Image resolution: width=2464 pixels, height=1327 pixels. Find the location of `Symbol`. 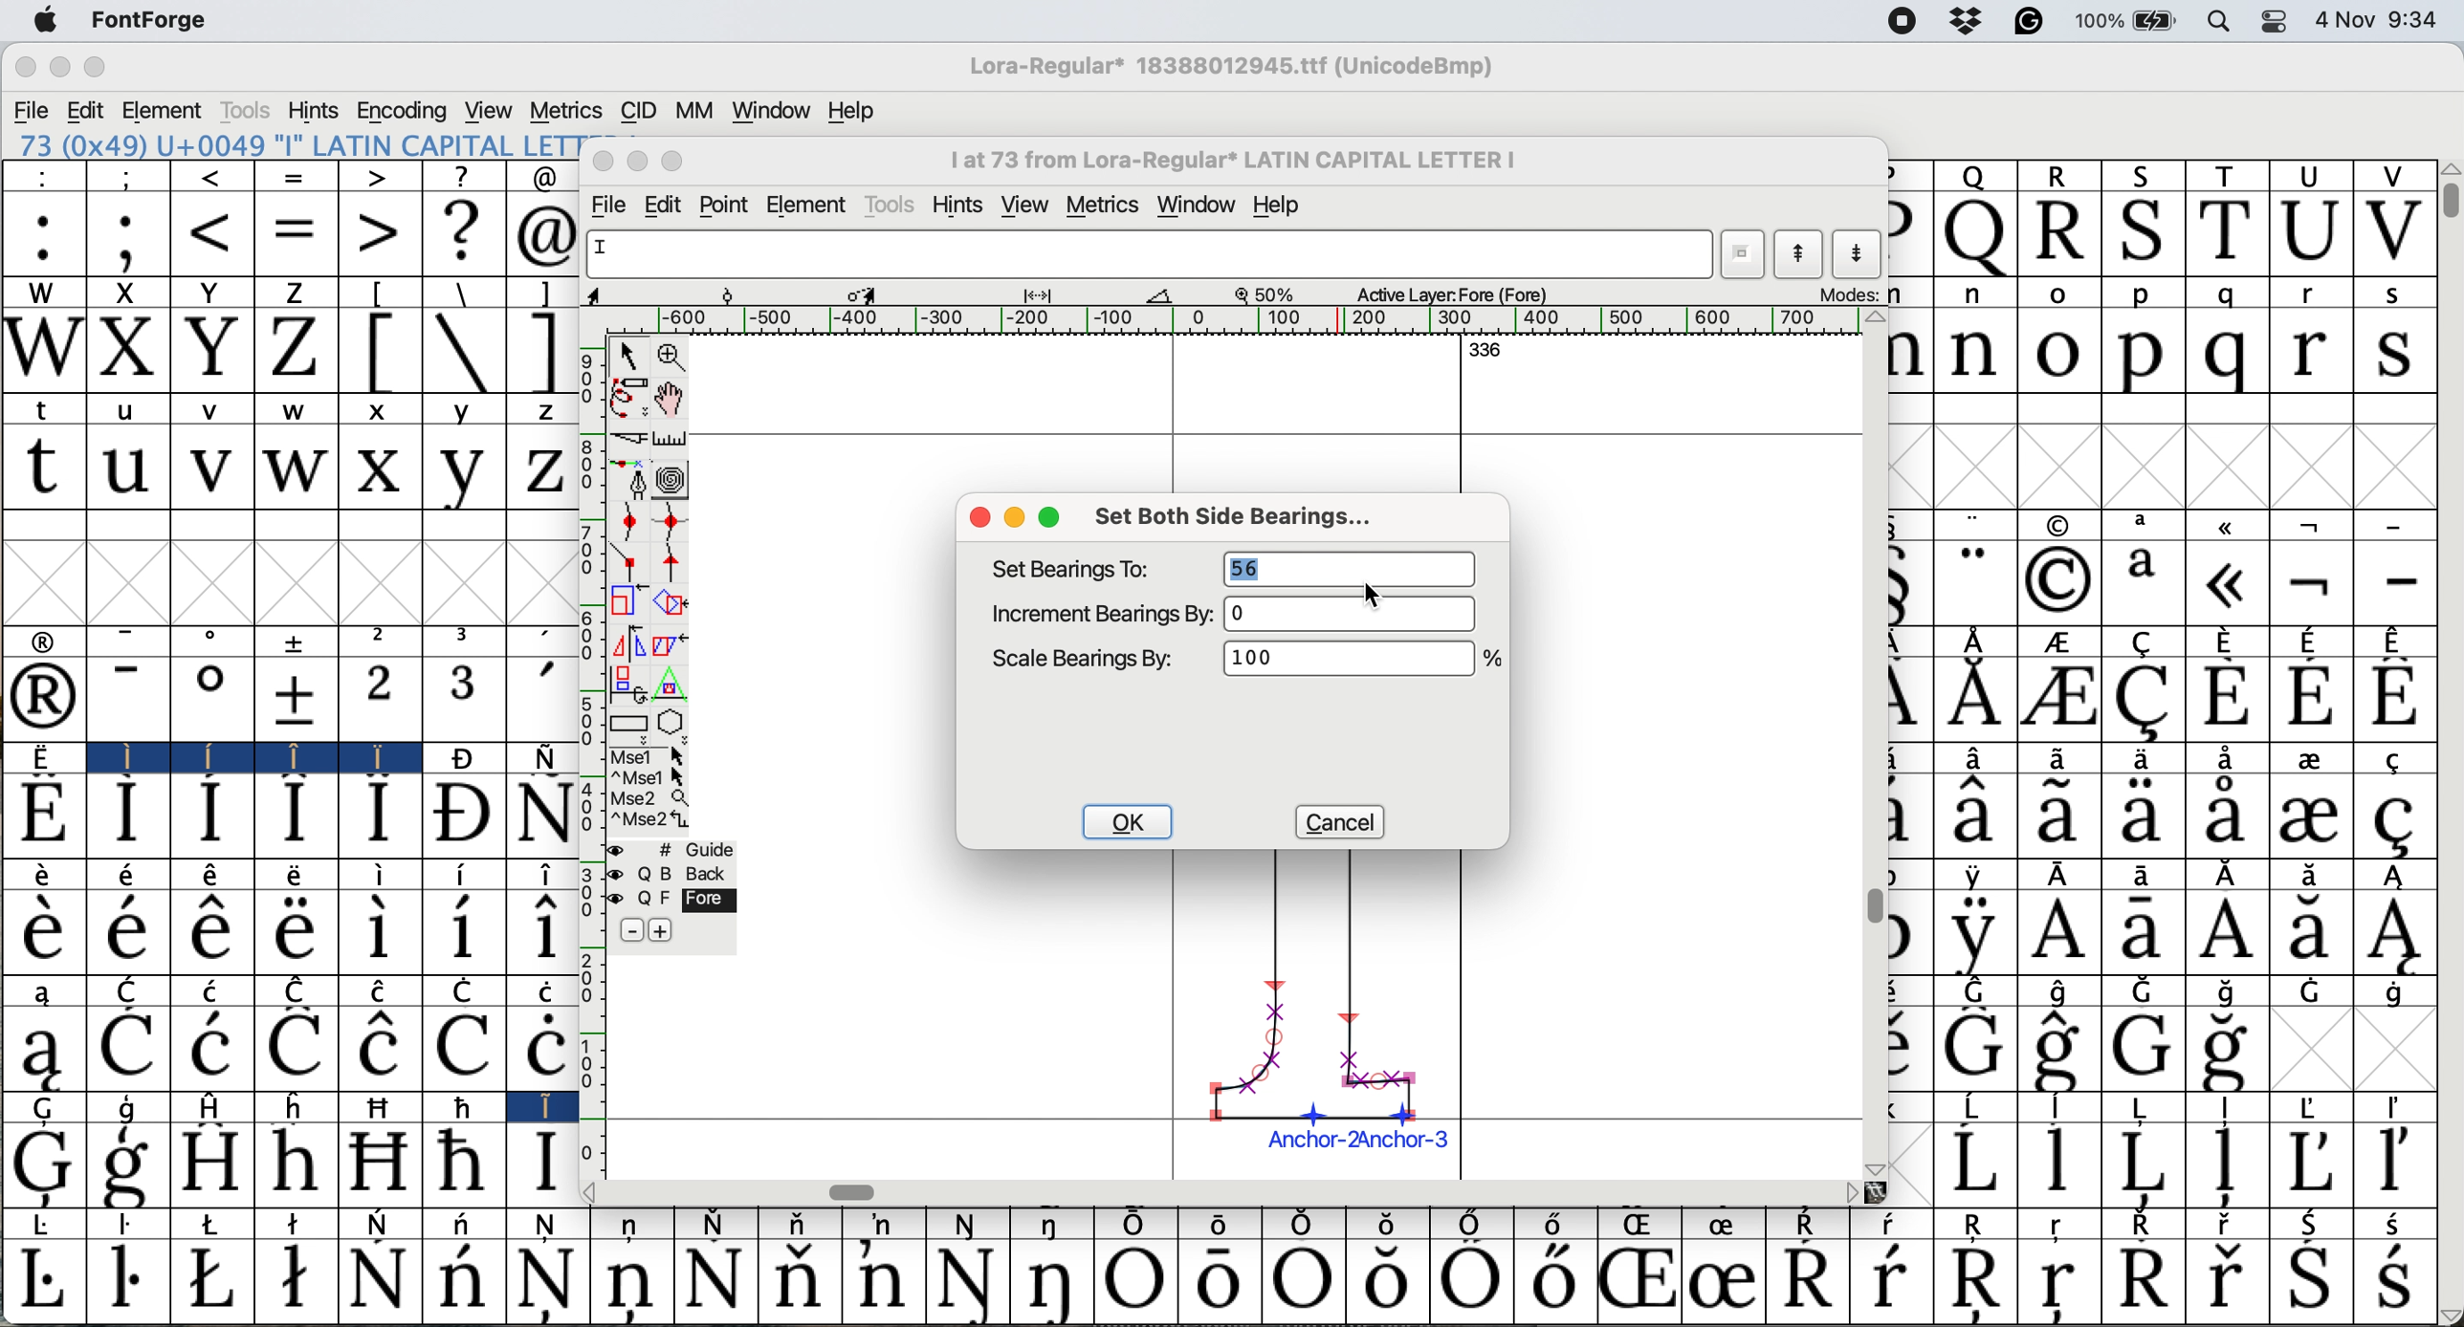

Symbol is located at coordinates (2395, 1164).